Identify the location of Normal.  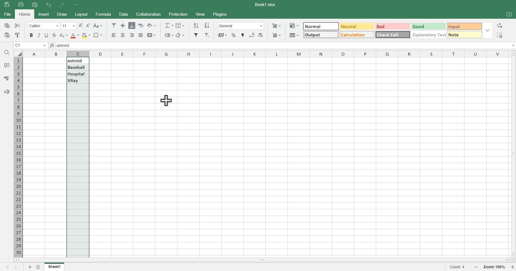
(321, 26).